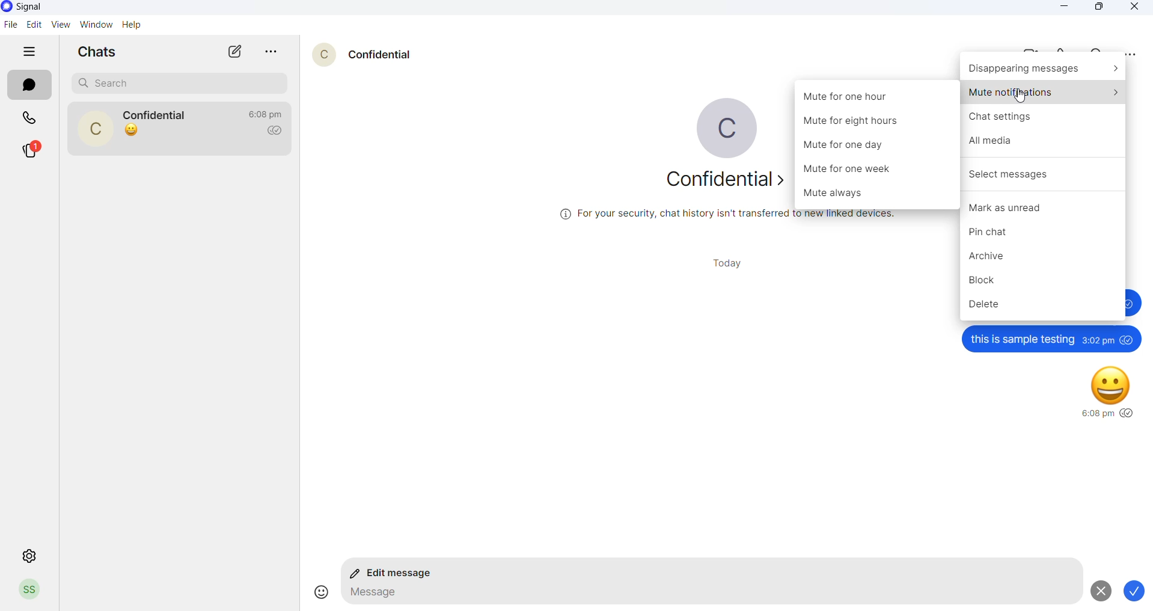  Describe the element at coordinates (1044, 307) in the screenshot. I see `delete` at that location.